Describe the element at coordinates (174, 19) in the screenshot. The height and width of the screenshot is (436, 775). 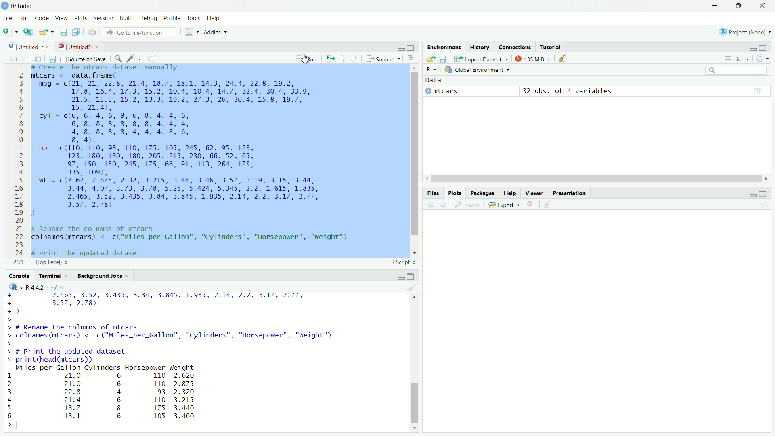
I see `Profile` at that location.